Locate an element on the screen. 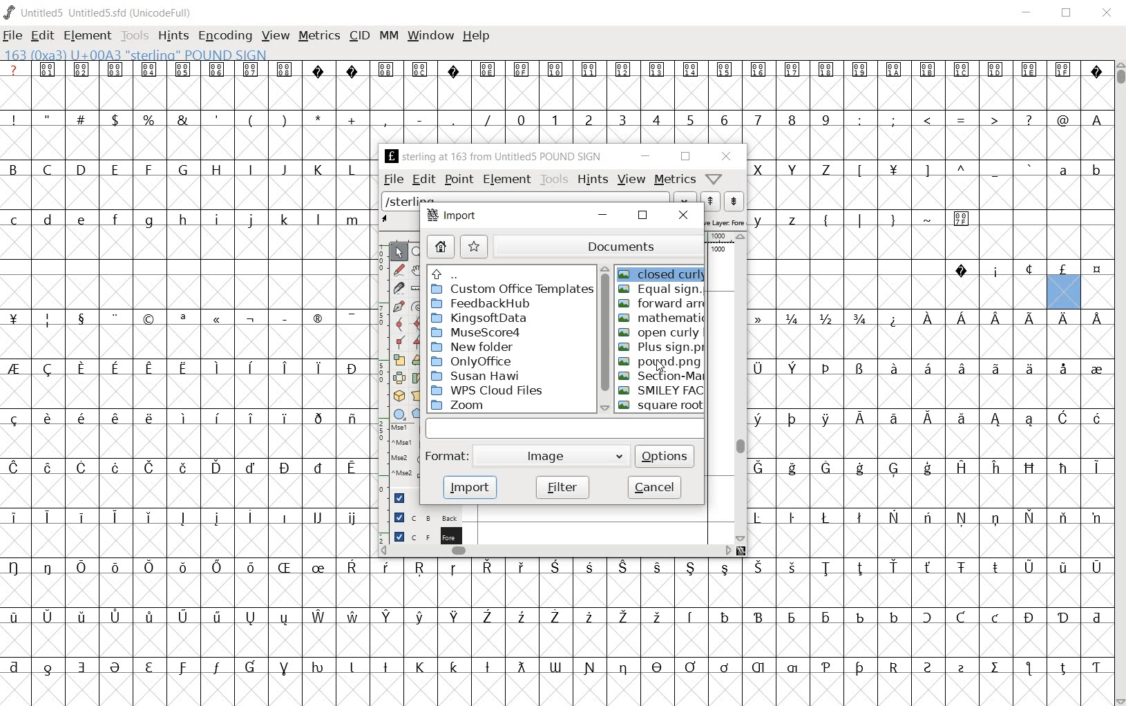  open curly is located at coordinates (659, 332).